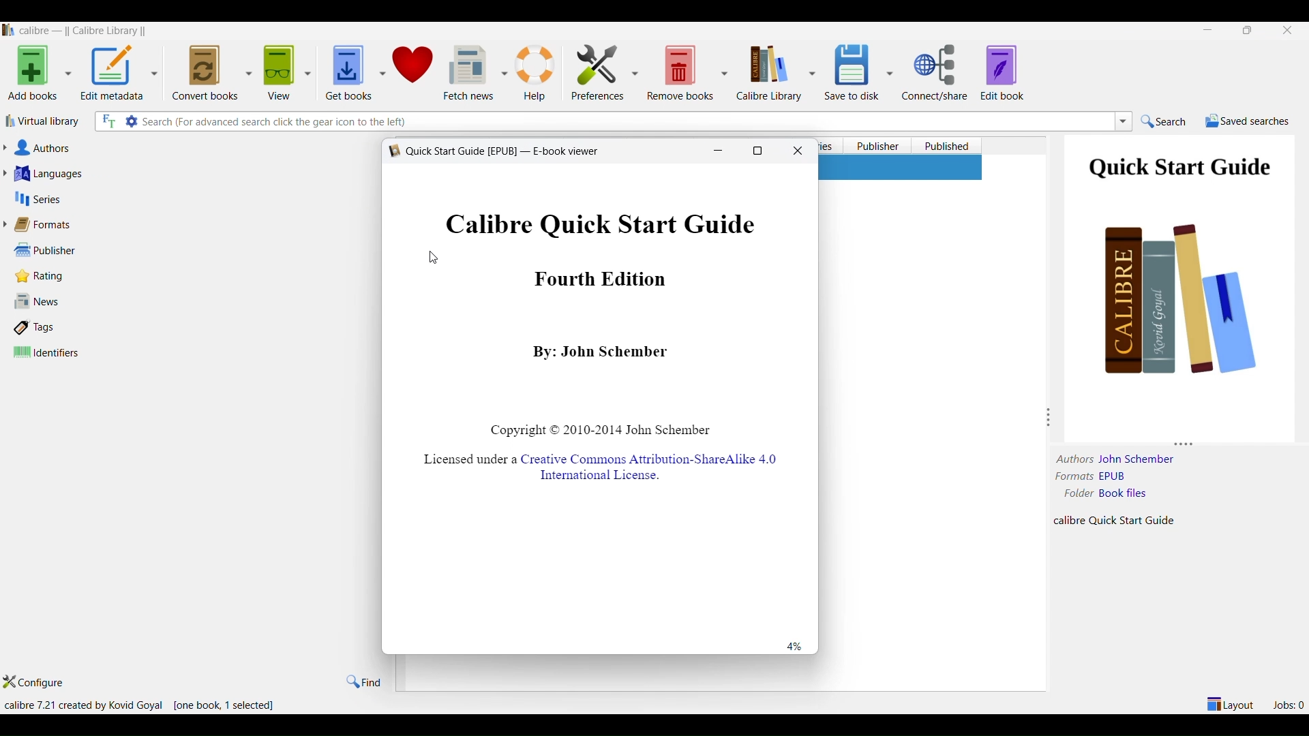  I want to click on search settings, so click(132, 122).